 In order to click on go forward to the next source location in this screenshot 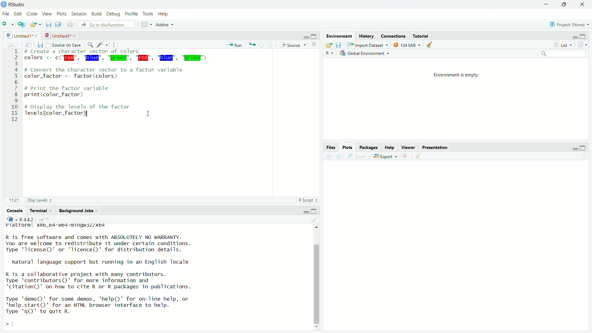, I will do `click(19, 45)`.